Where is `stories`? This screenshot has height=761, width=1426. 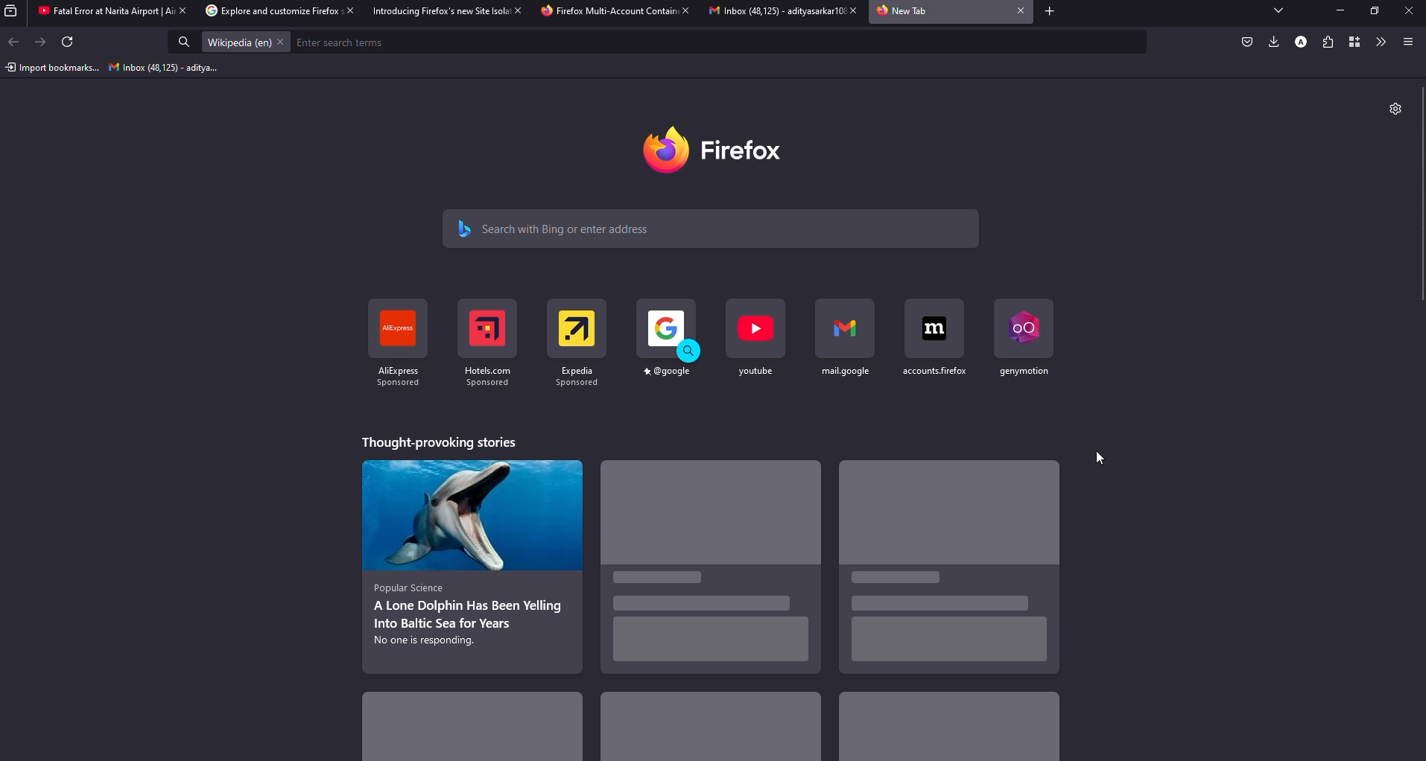
stories is located at coordinates (707, 573).